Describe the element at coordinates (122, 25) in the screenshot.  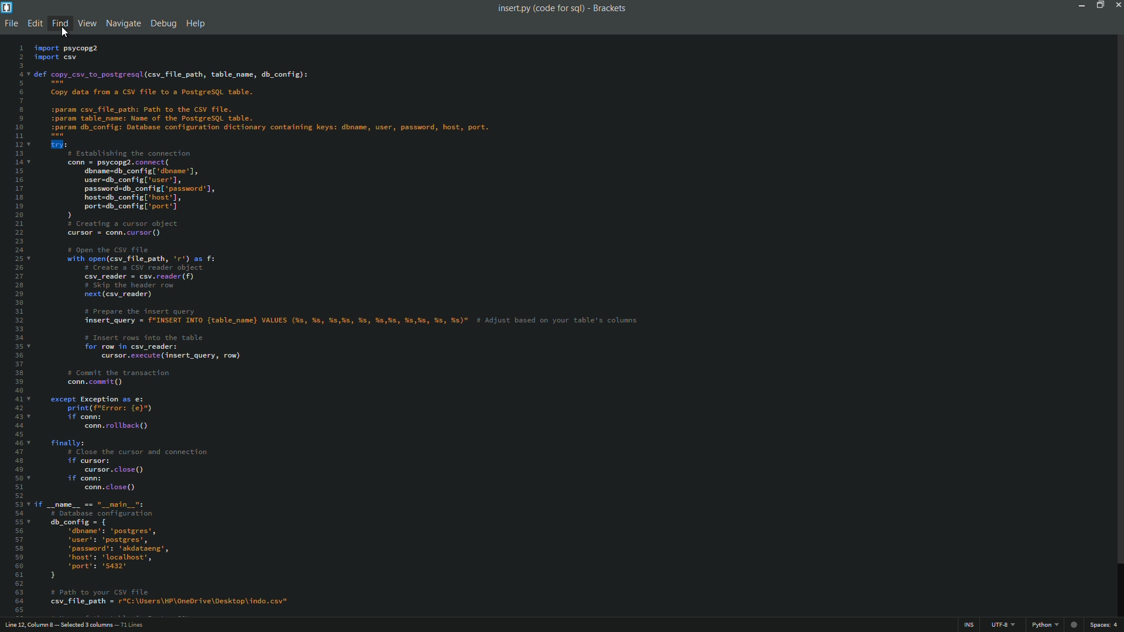
I see `navigate menu` at that location.